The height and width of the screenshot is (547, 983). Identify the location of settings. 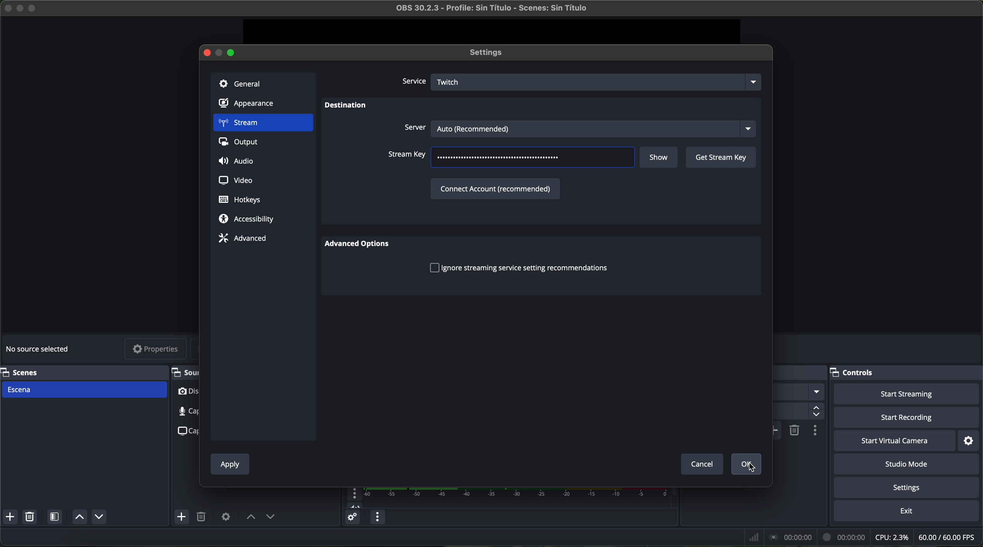
(970, 441).